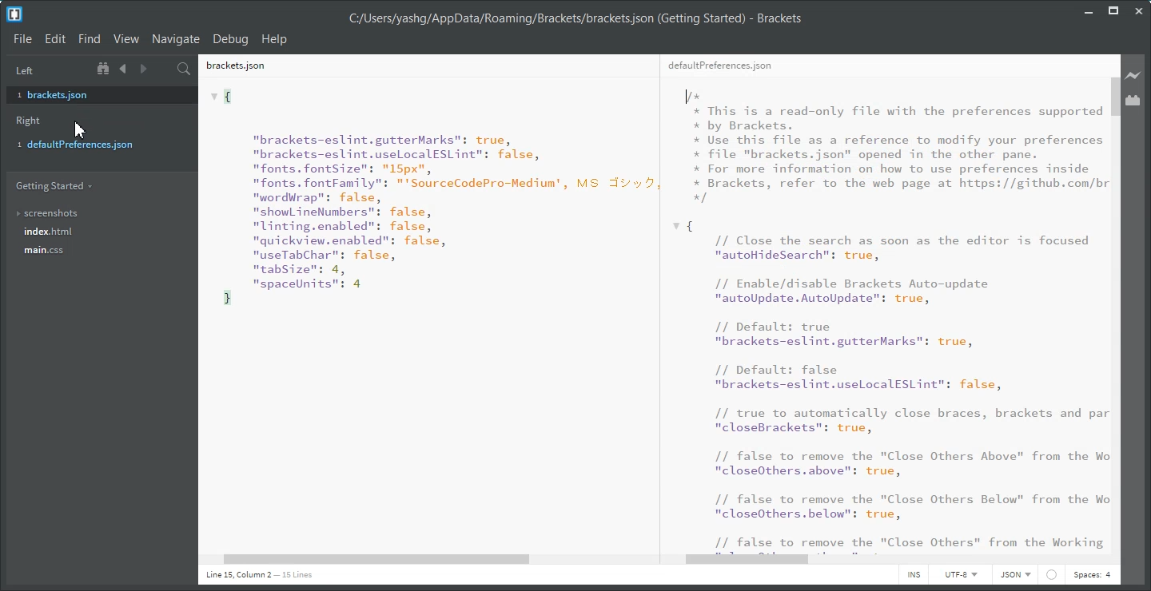  Describe the element at coordinates (431, 556) in the screenshot. I see `Horizontal scroll bar` at that location.